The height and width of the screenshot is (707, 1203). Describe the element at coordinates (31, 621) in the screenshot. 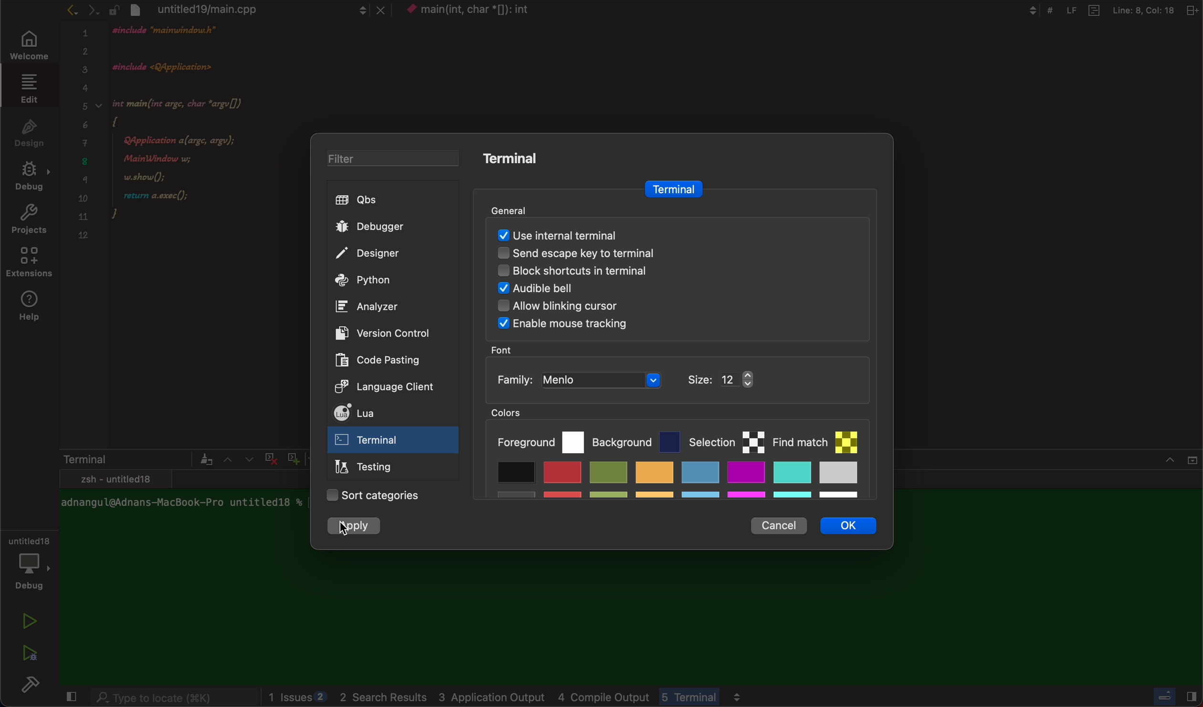

I see `run` at that location.